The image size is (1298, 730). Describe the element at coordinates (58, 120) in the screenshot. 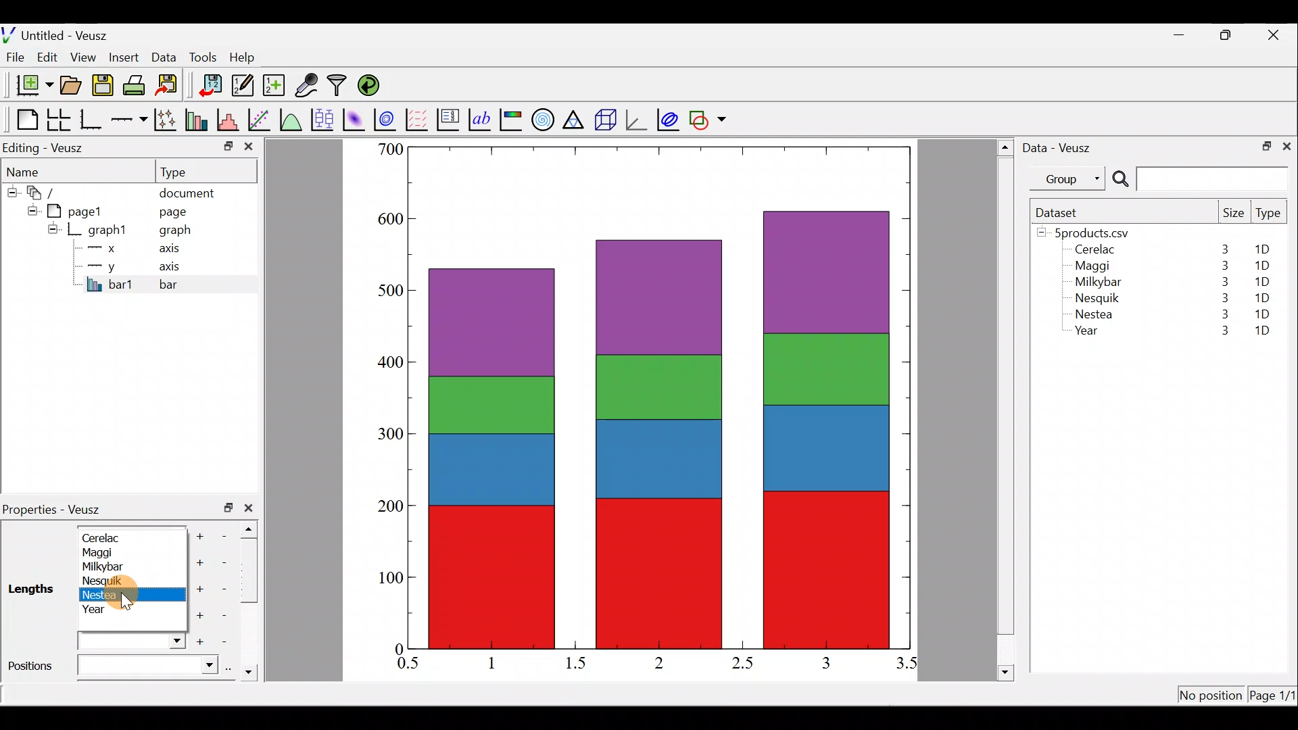

I see `Arrange graphs in a grid` at that location.